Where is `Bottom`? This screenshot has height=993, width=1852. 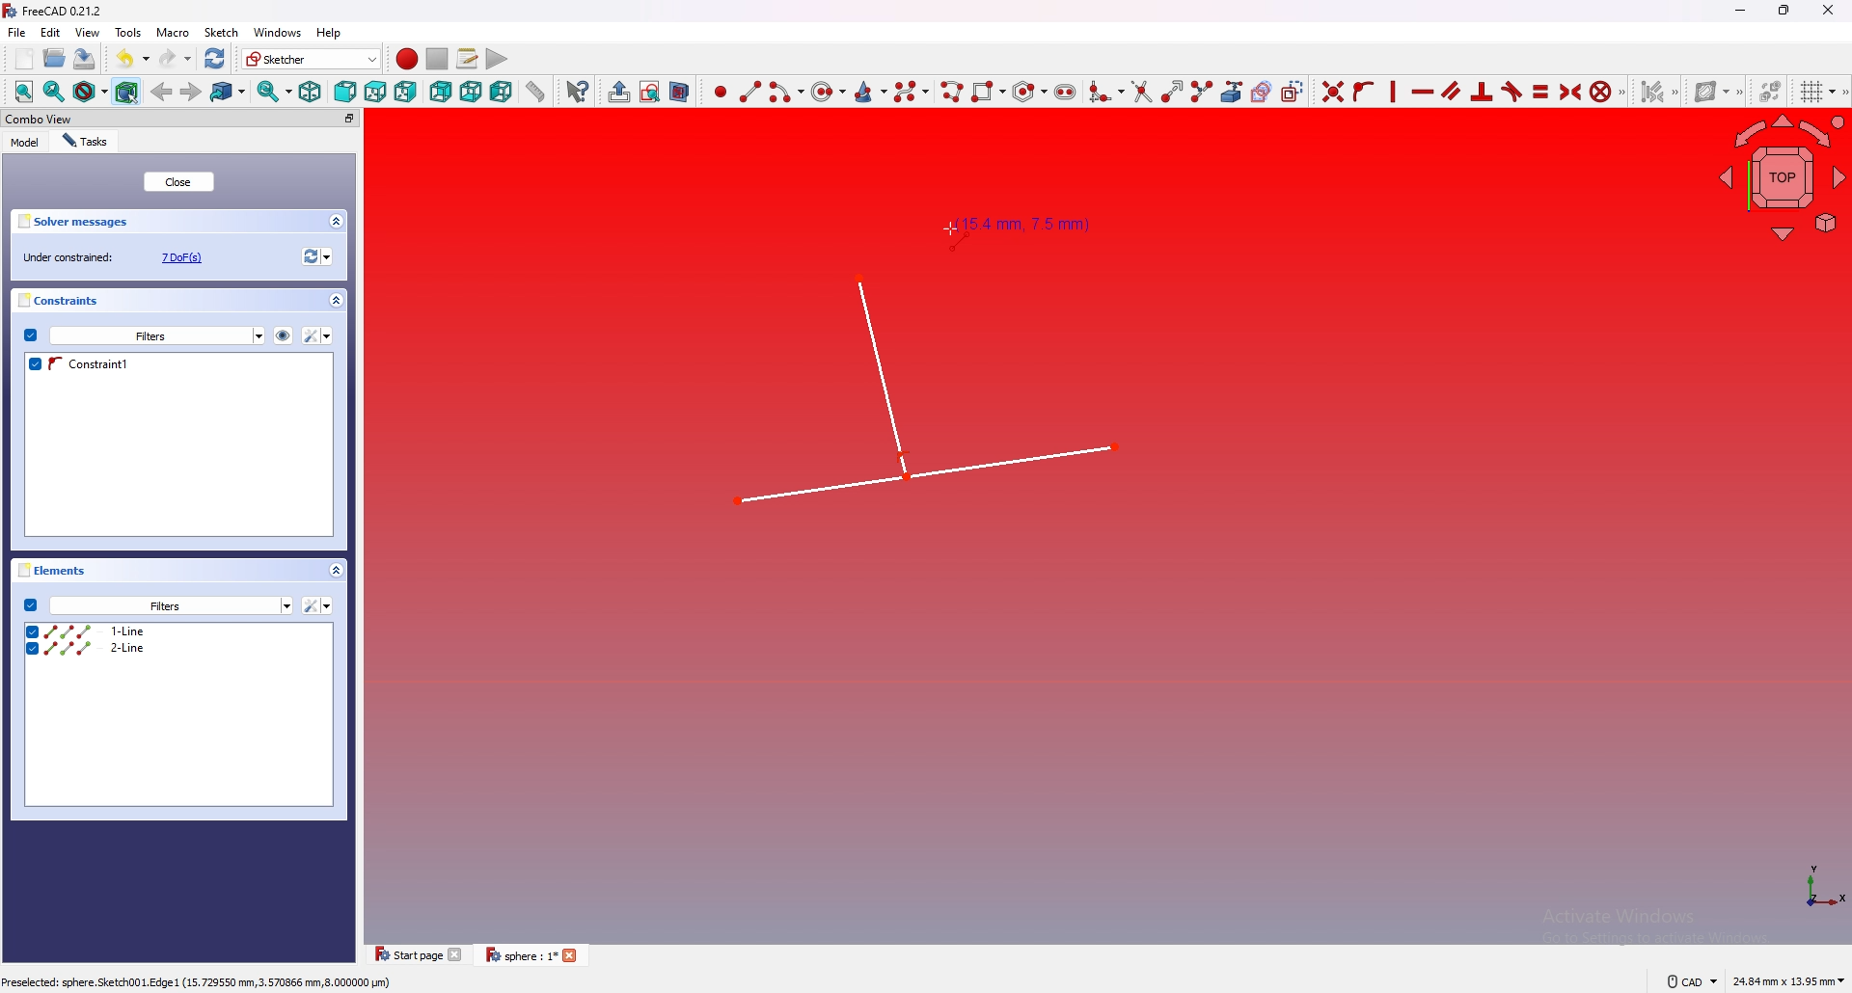 Bottom is located at coordinates (471, 91).